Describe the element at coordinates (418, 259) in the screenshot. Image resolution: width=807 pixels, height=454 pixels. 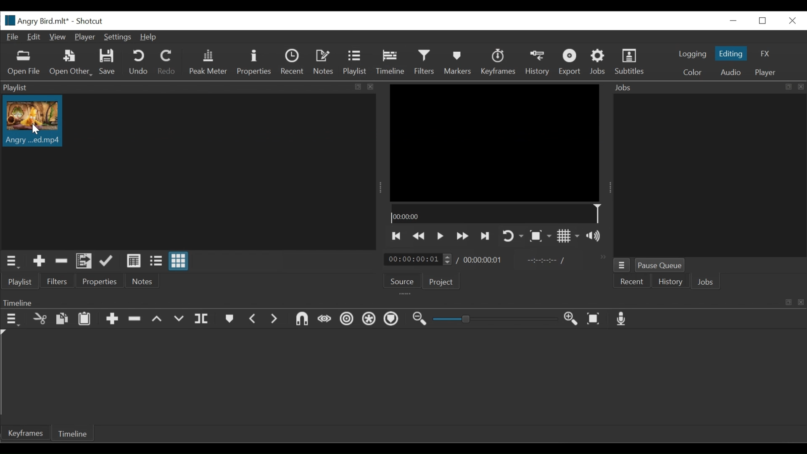
I see `Current duration` at that location.